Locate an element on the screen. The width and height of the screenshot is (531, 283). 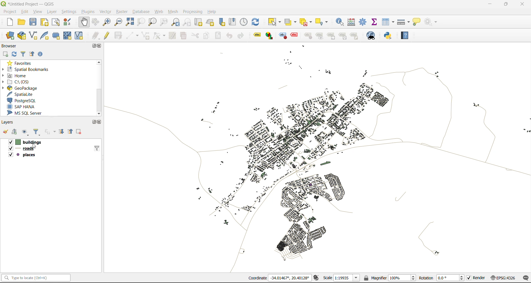
save is located at coordinates (33, 23).